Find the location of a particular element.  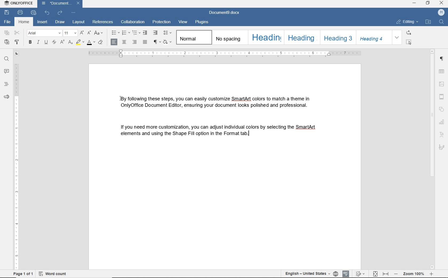

draw is located at coordinates (60, 22).